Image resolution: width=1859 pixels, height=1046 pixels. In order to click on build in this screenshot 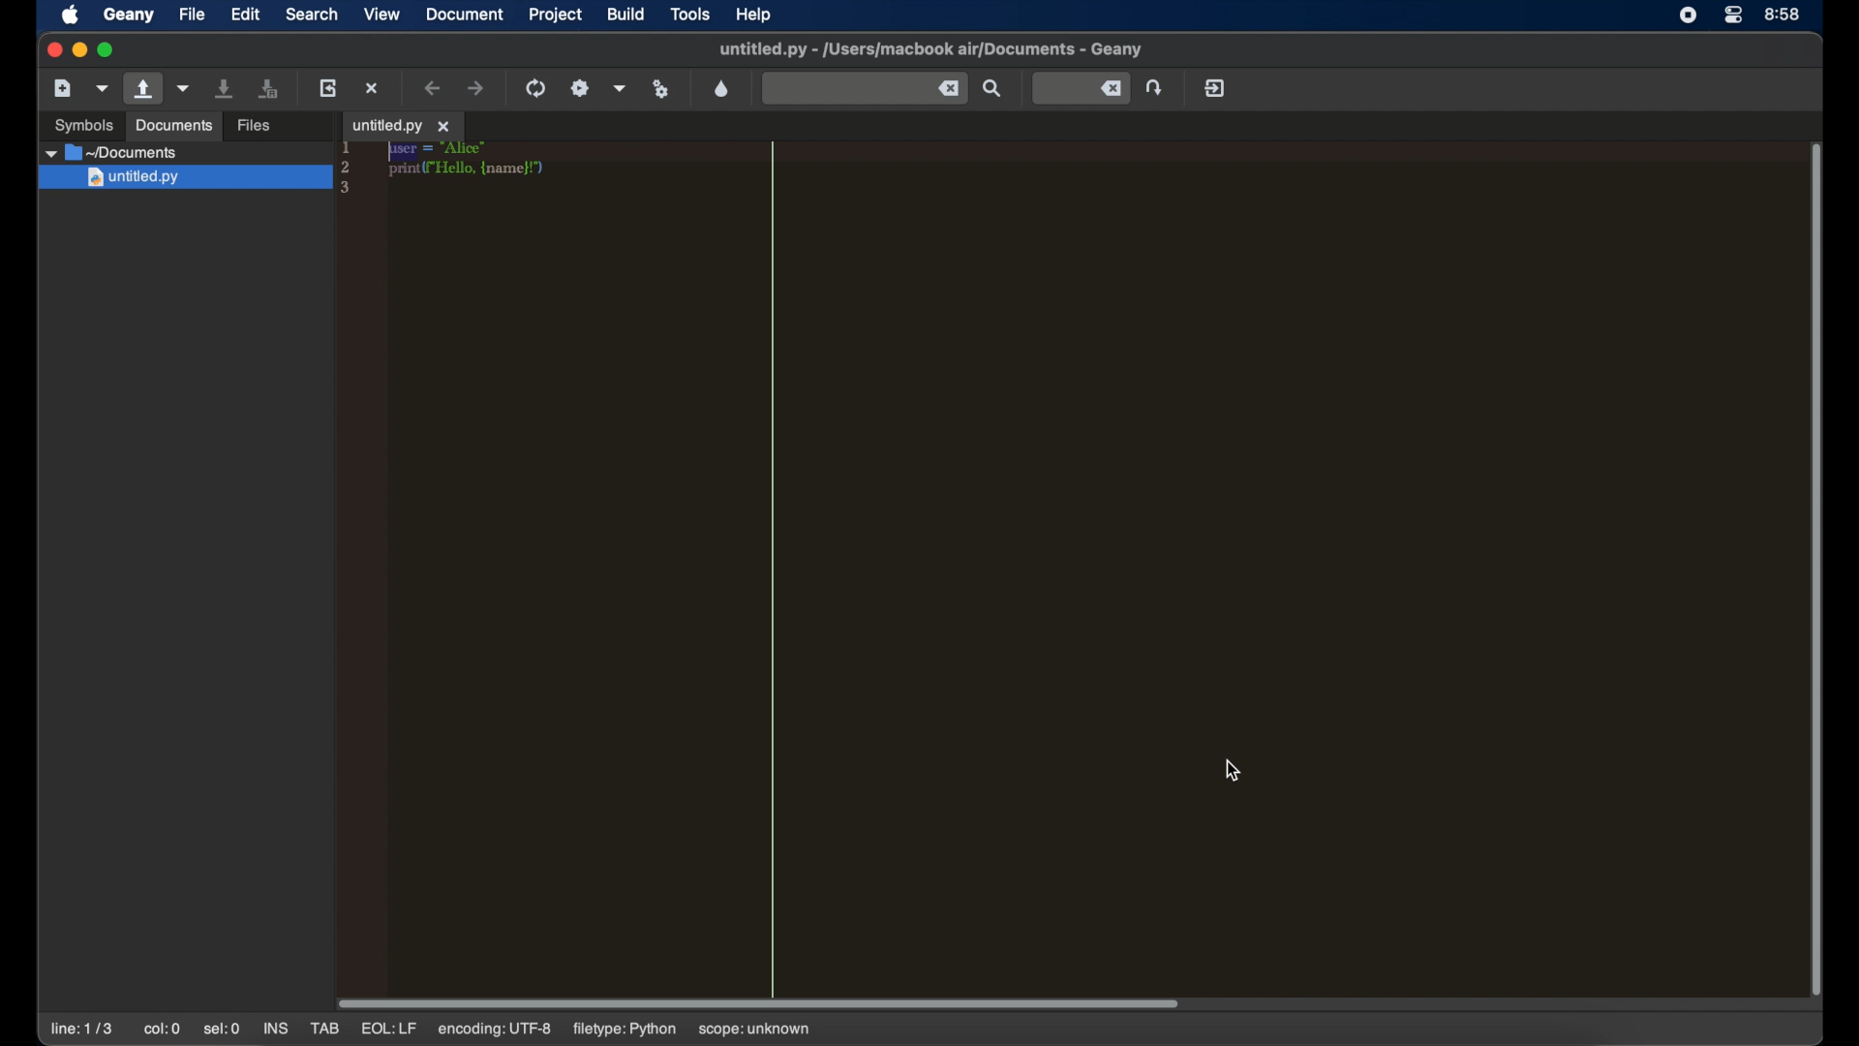, I will do `click(627, 14)`.